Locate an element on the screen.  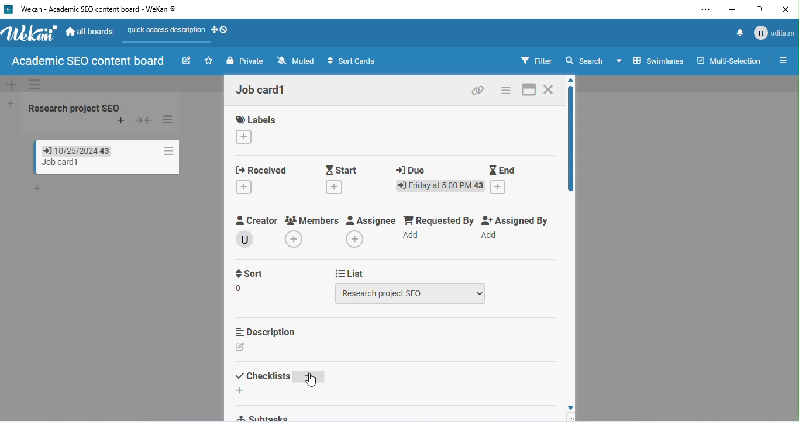
cursor movement is located at coordinates (311, 379).